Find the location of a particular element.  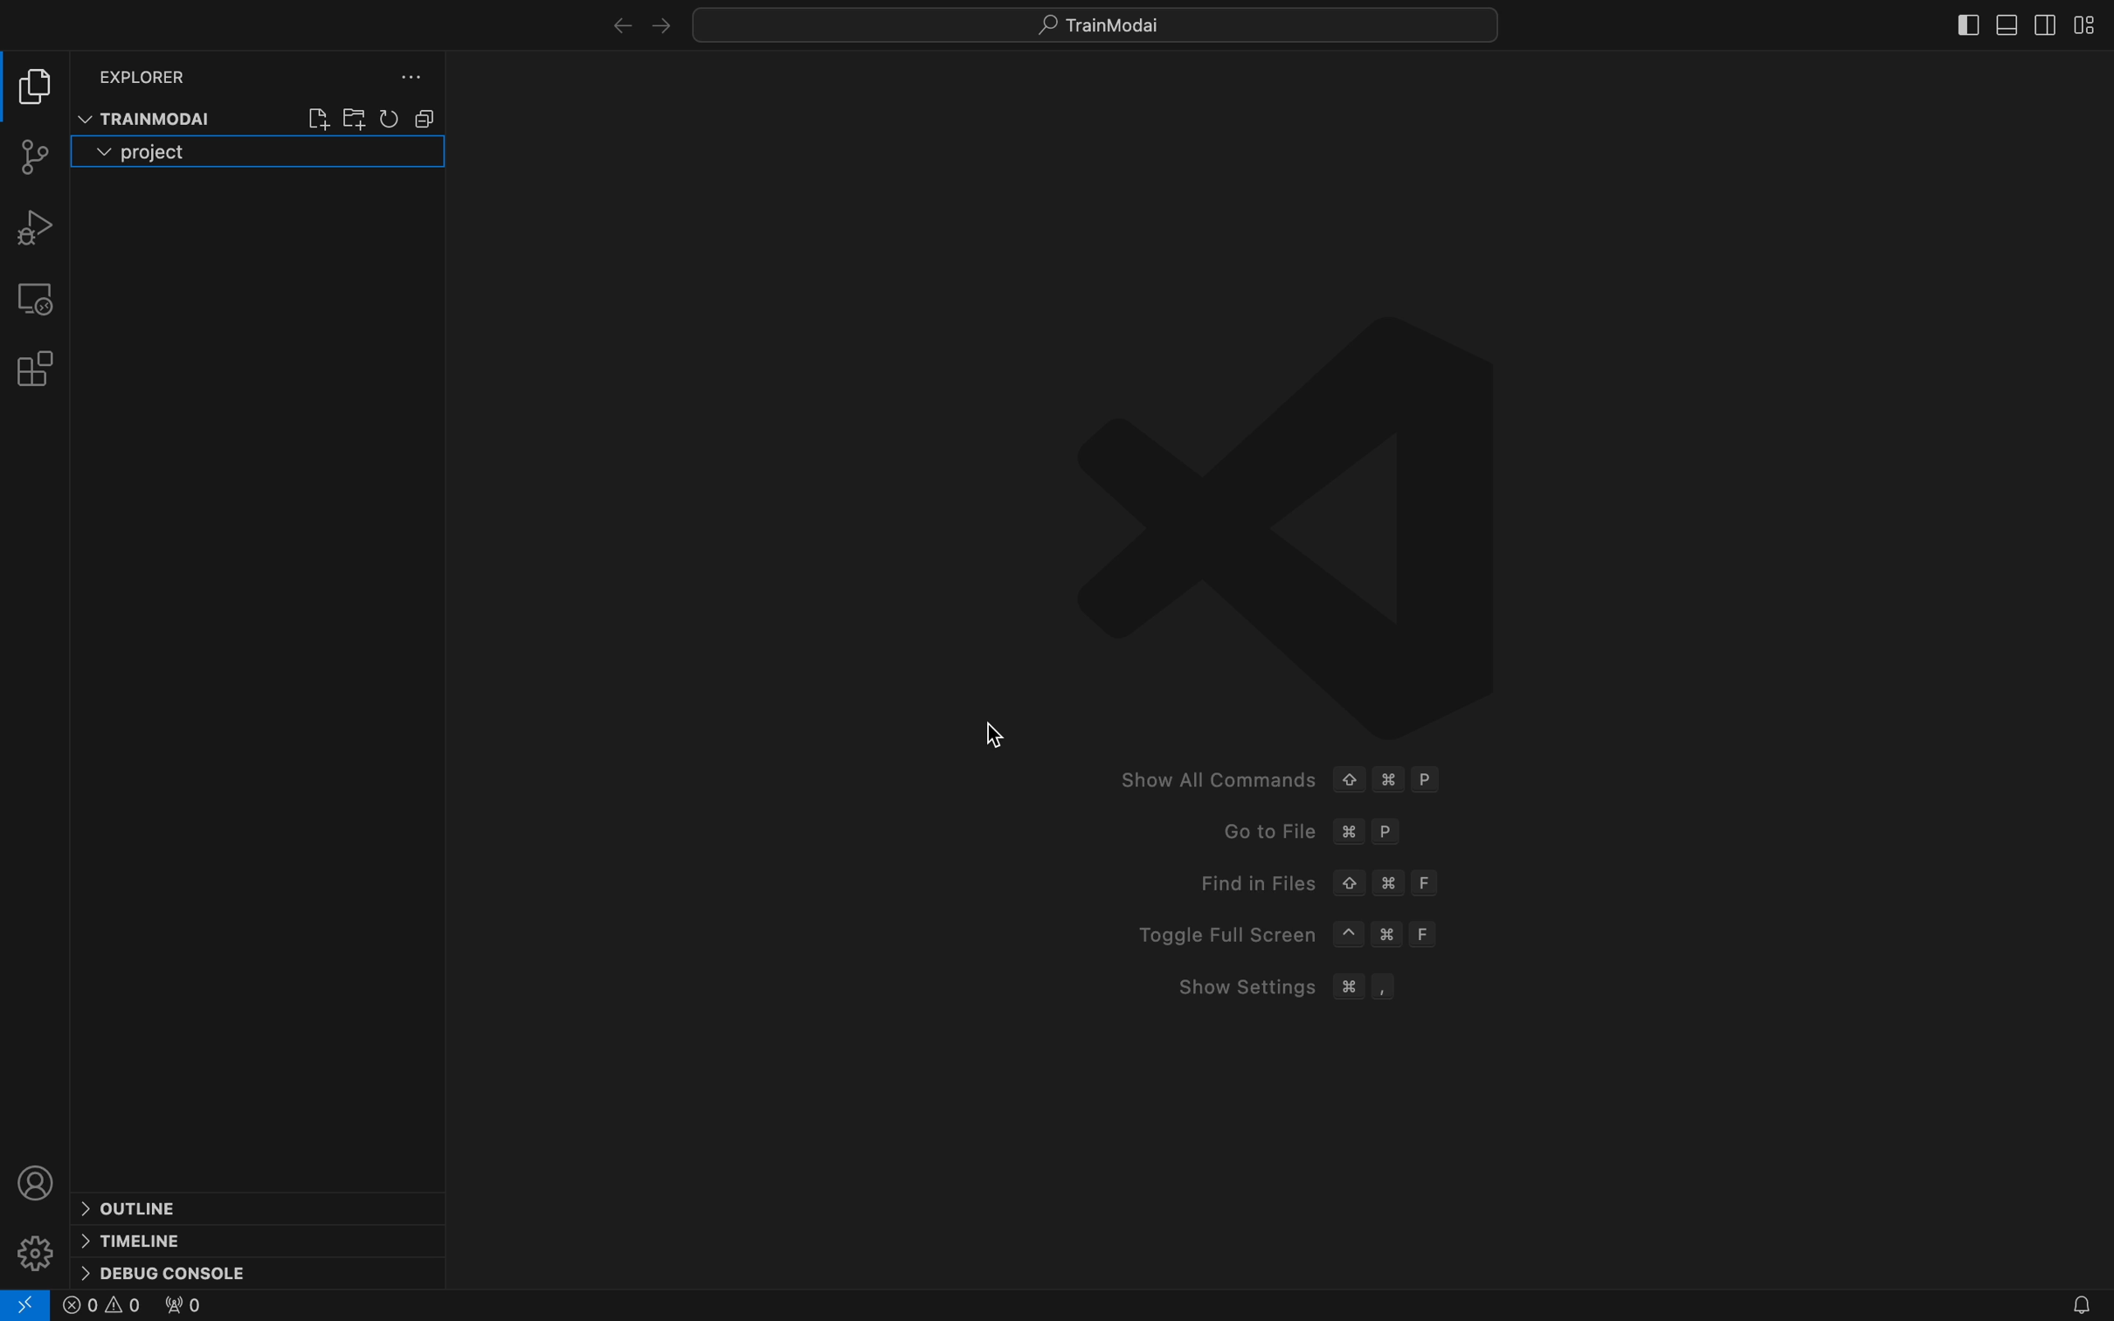

cursor is located at coordinates (997, 745).